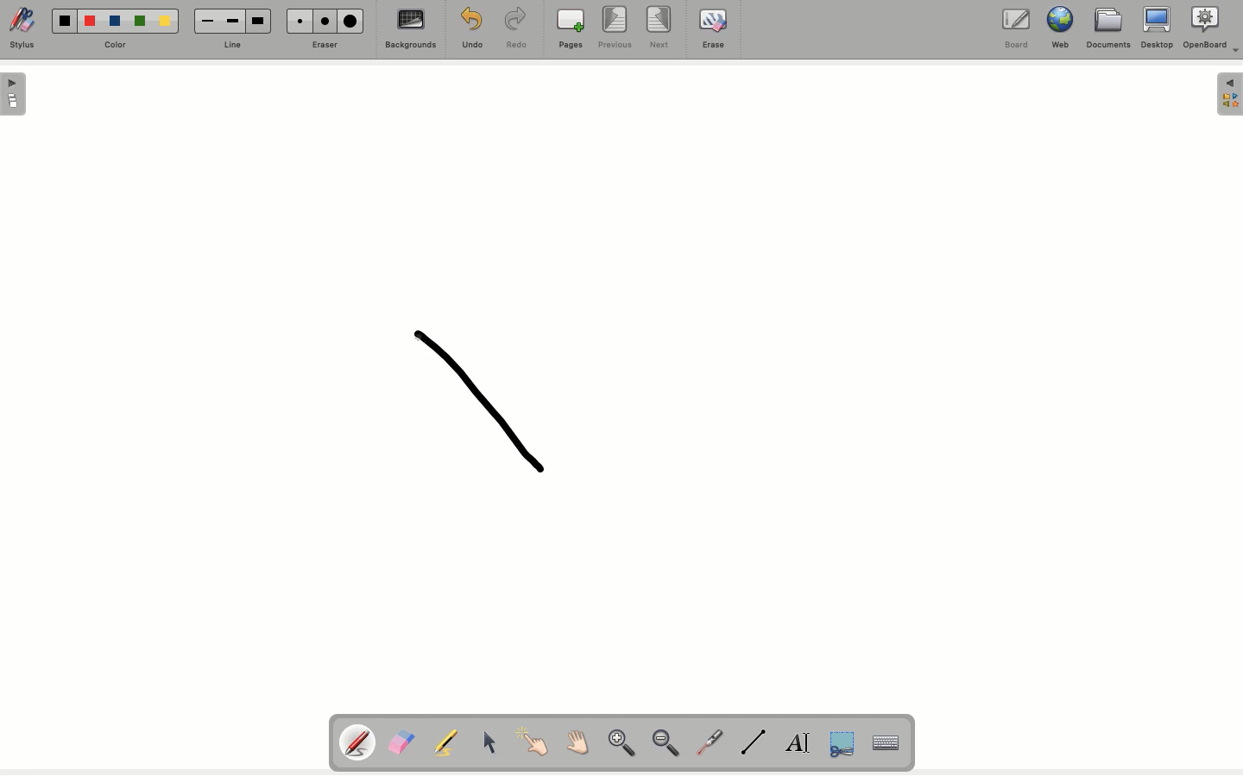 The image size is (1243, 776). I want to click on Pages, so click(572, 29).